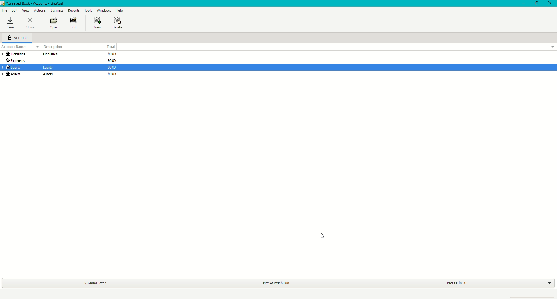 The image size is (557, 299). I want to click on Tools, so click(88, 9).